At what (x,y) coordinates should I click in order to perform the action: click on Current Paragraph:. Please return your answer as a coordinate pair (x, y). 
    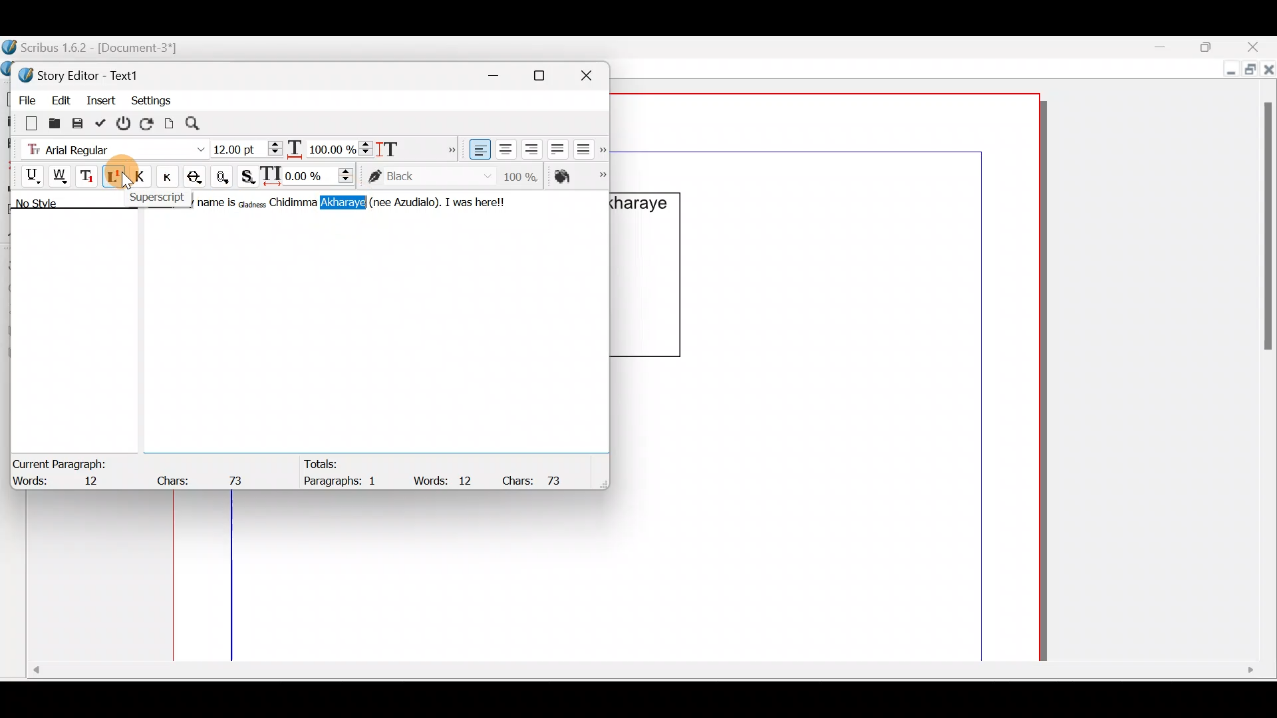
    Looking at the image, I should click on (61, 462).